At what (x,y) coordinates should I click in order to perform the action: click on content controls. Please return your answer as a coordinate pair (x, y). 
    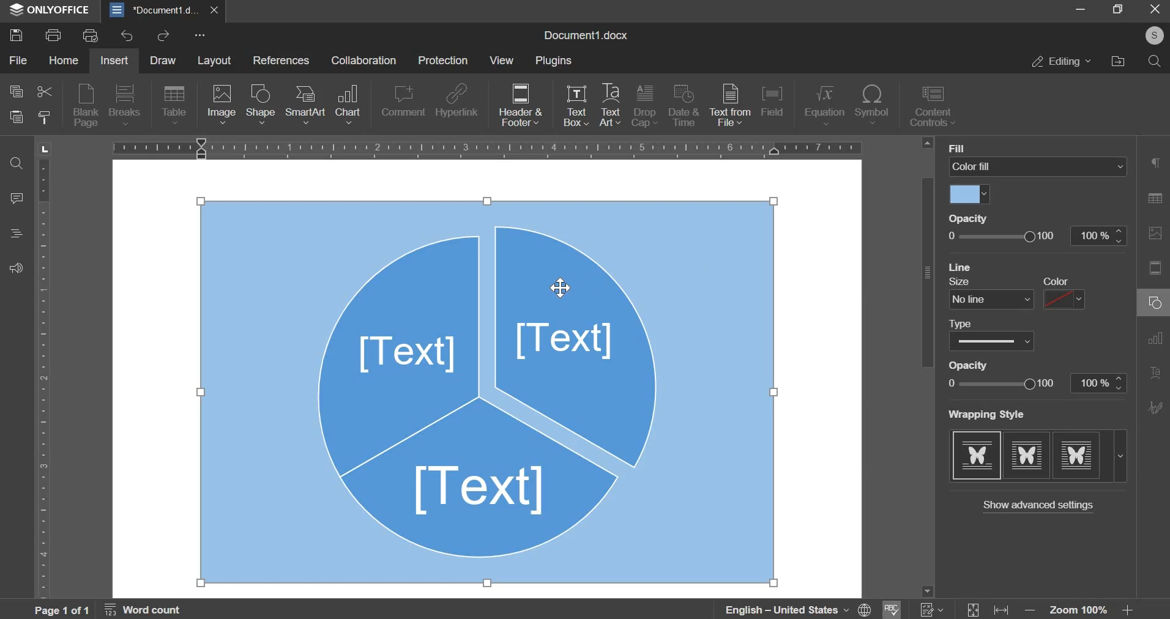
    Looking at the image, I should click on (936, 107).